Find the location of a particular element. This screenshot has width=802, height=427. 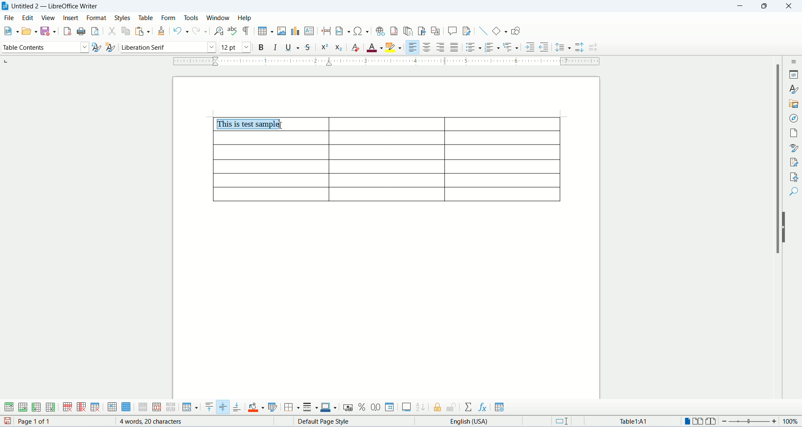

increase paragraph spacing is located at coordinates (580, 48).